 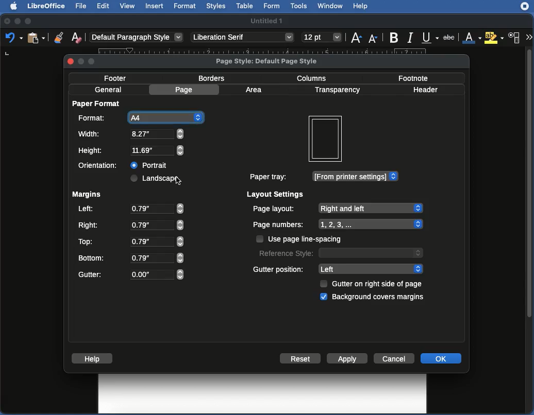 What do you see at coordinates (128, 6) in the screenshot?
I see `View` at bounding box center [128, 6].